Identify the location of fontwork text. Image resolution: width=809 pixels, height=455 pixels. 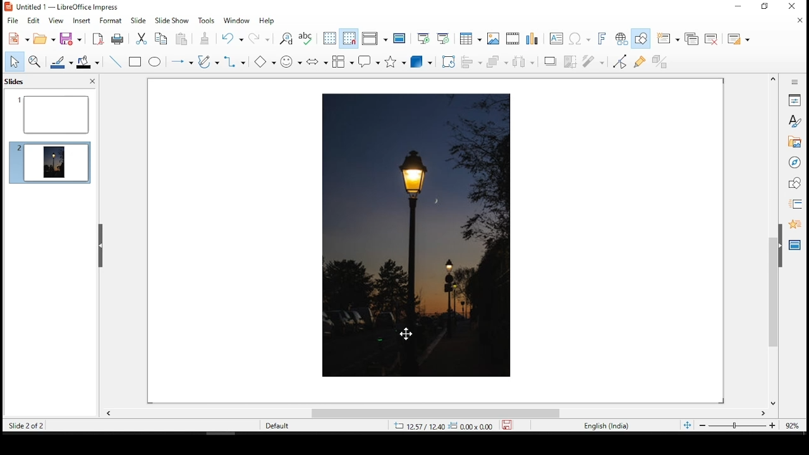
(604, 37).